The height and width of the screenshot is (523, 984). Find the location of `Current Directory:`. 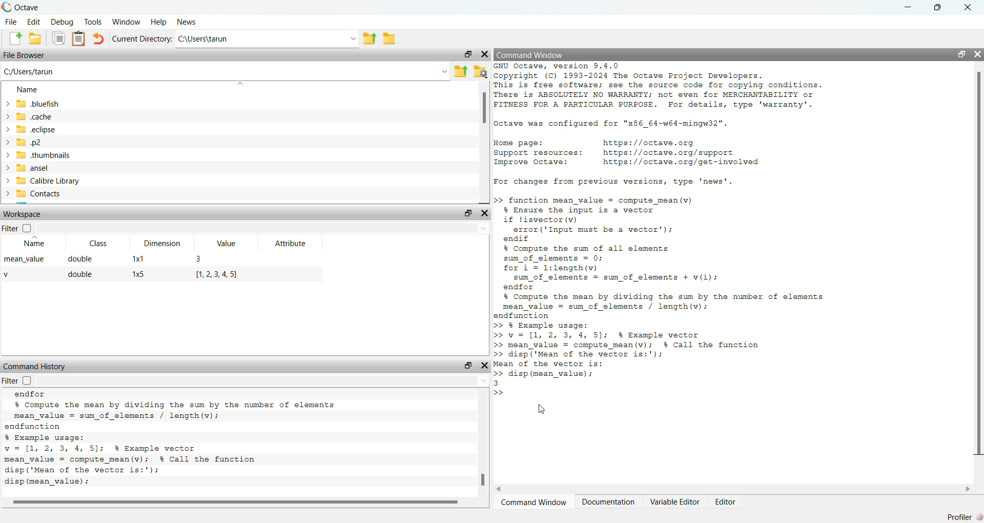

Current Directory: is located at coordinates (142, 39).